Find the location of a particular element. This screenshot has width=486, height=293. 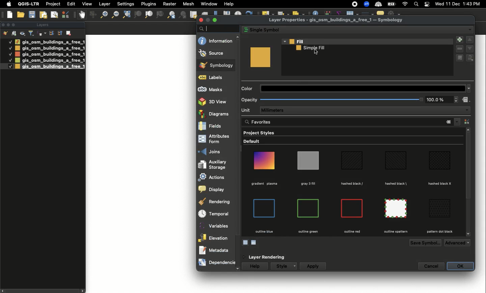

maximize is located at coordinates (215, 20).